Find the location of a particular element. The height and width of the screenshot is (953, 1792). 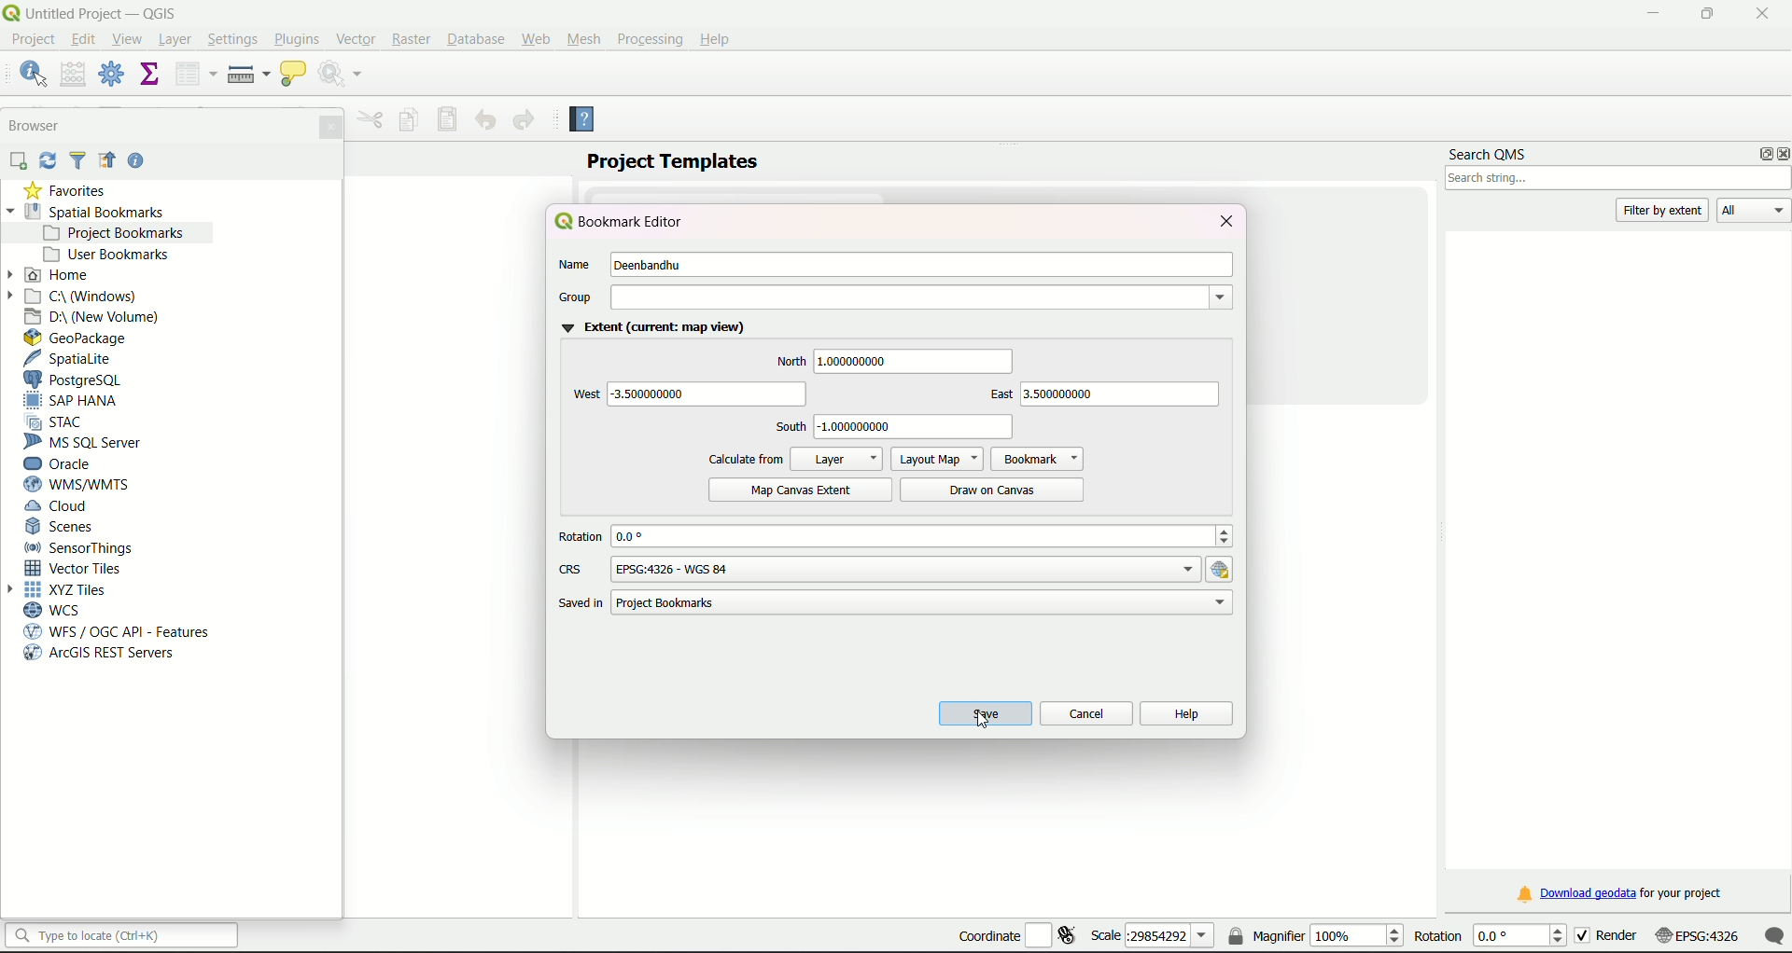

Vector Tiles is located at coordinates (78, 569).